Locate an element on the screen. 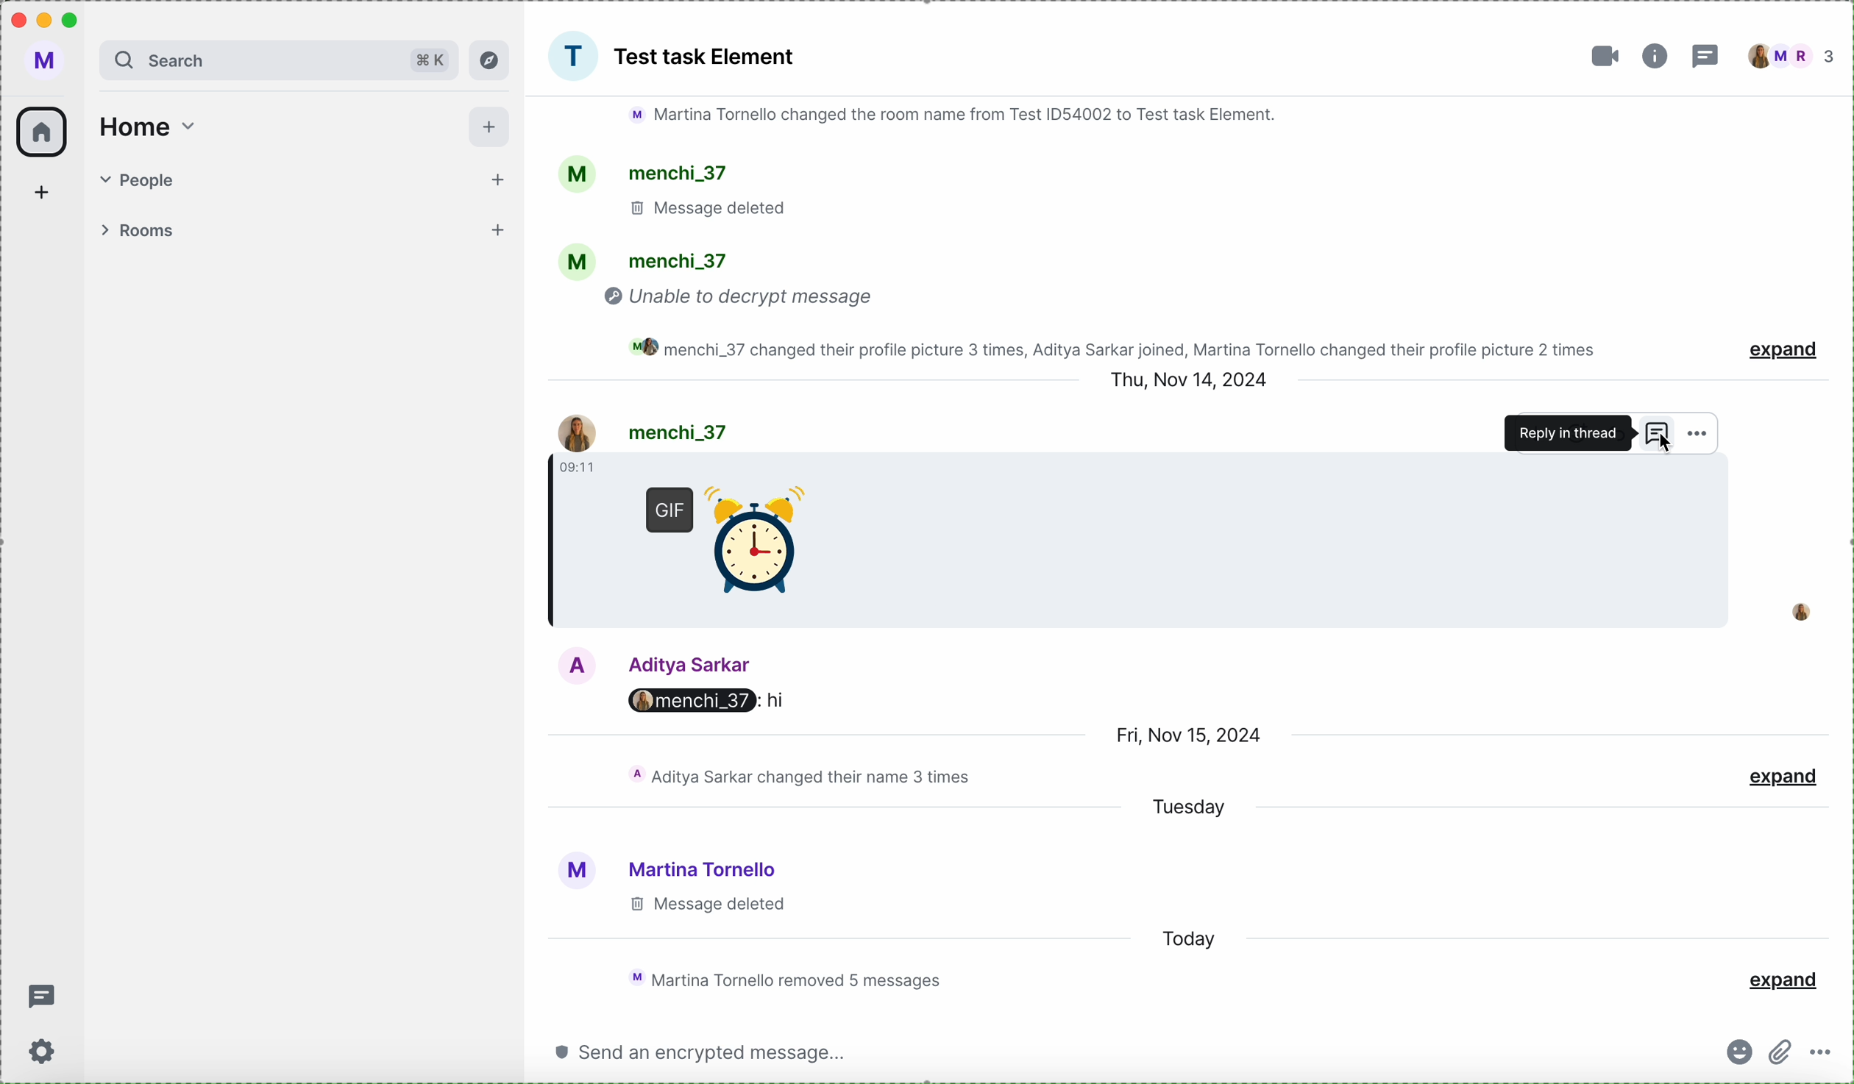  people is located at coordinates (308, 176).